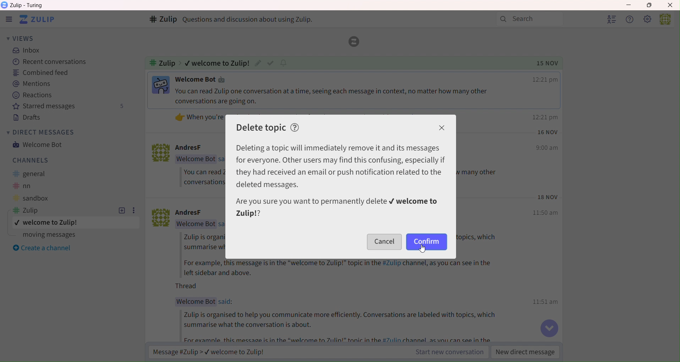  Describe the element at coordinates (44, 235) in the screenshot. I see `Moving messages` at that location.